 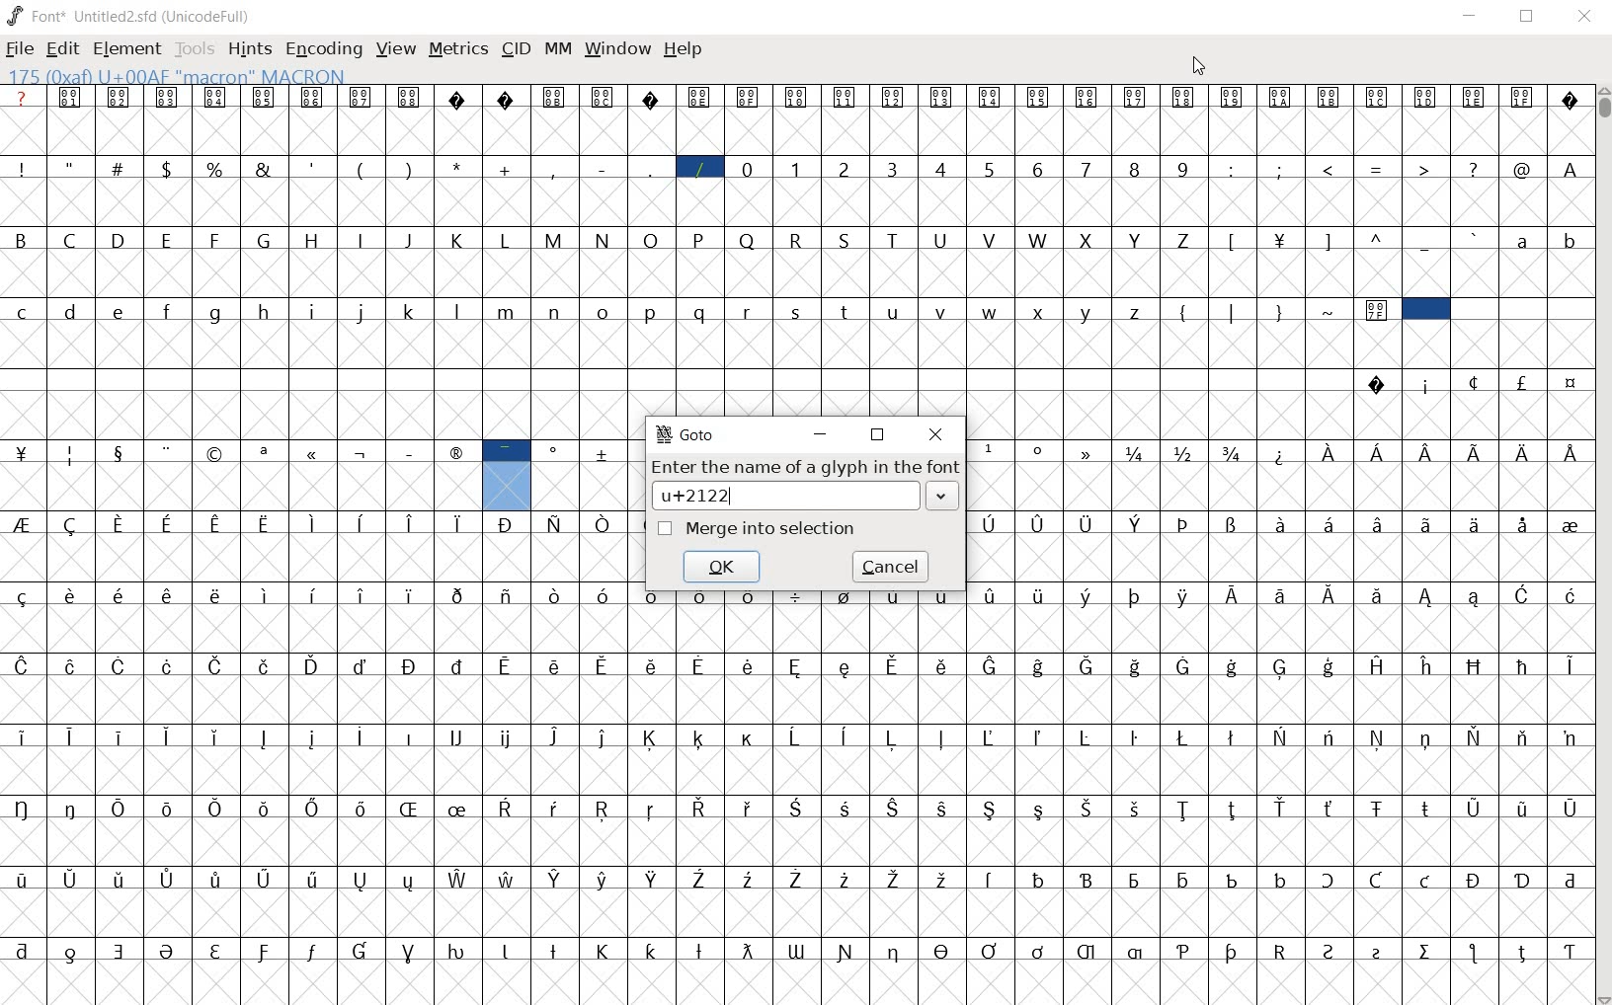 What do you see at coordinates (687, 435) in the screenshot?
I see `GoTo` at bounding box center [687, 435].